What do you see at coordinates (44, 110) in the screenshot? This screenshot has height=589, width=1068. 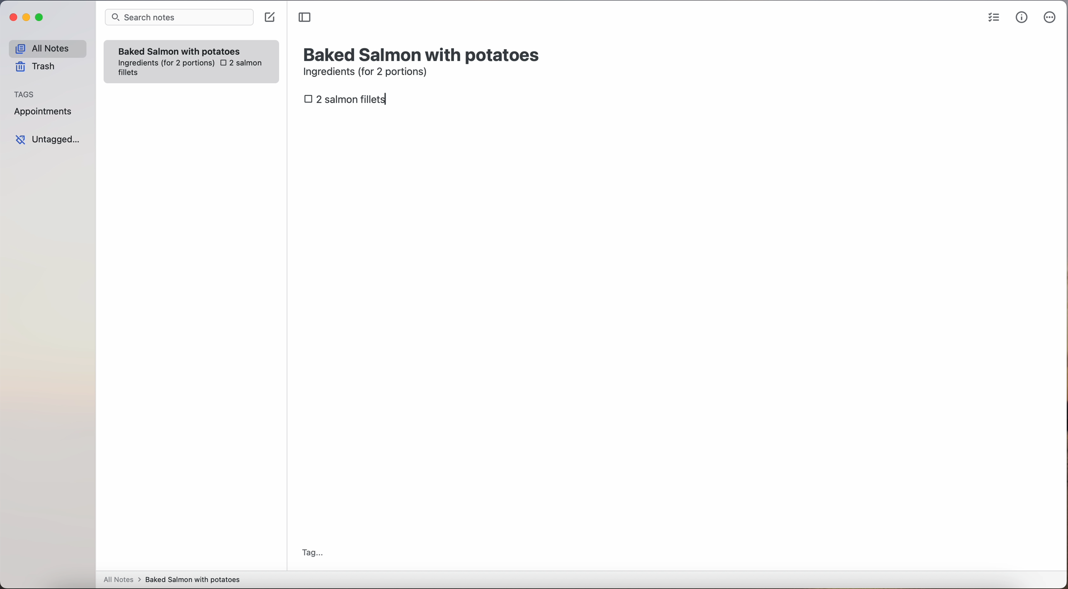 I see `appointments tag` at bounding box center [44, 110].